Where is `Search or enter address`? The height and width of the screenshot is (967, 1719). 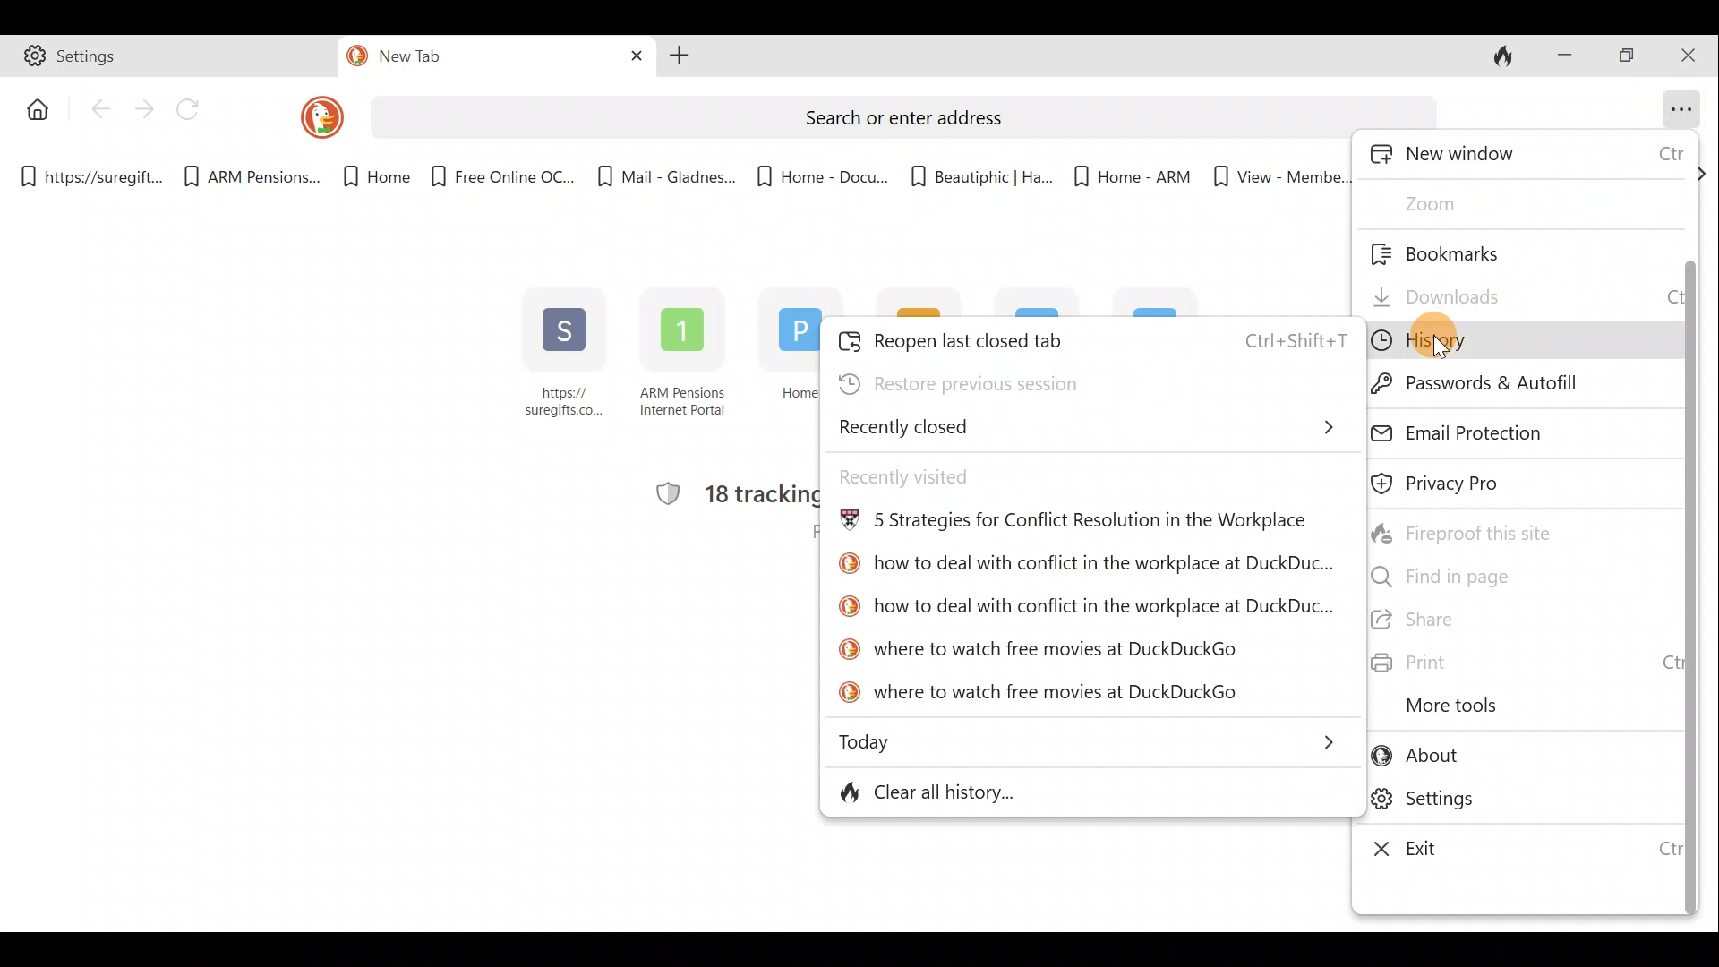 Search or enter address is located at coordinates (892, 111).